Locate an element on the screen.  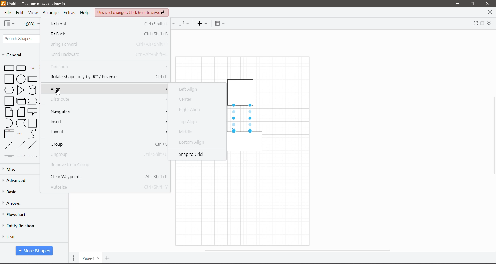
Rounded Rectangle is located at coordinates (21, 68).